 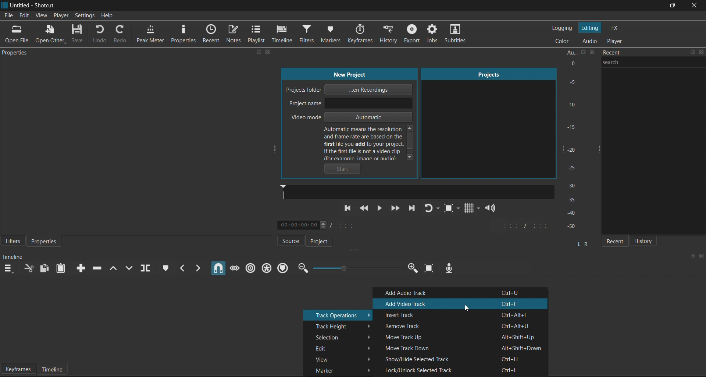 I want to click on properties, so click(x=17, y=53).